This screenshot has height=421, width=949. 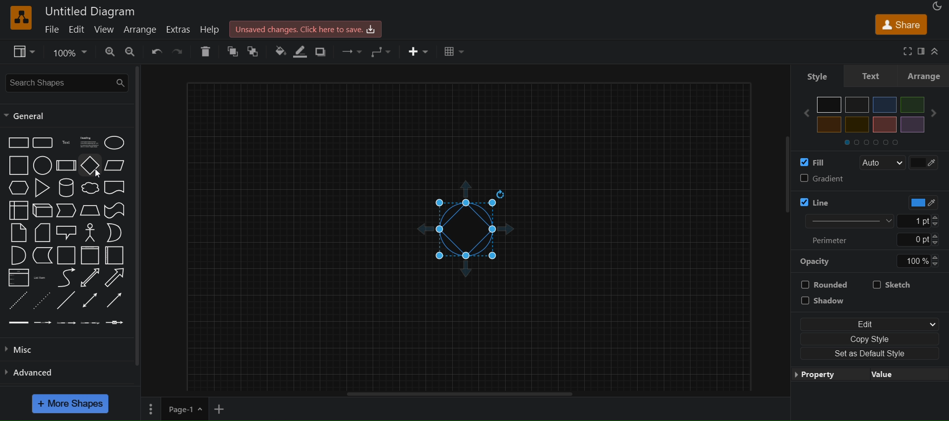 What do you see at coordinates (91, 300) in the screenshot?
I see `bidirectional connector` at bounding box center [91, 300].